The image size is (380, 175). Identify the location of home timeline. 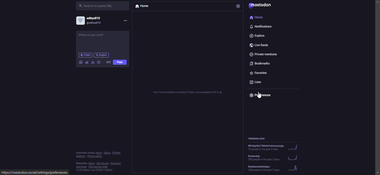
(188, 93).